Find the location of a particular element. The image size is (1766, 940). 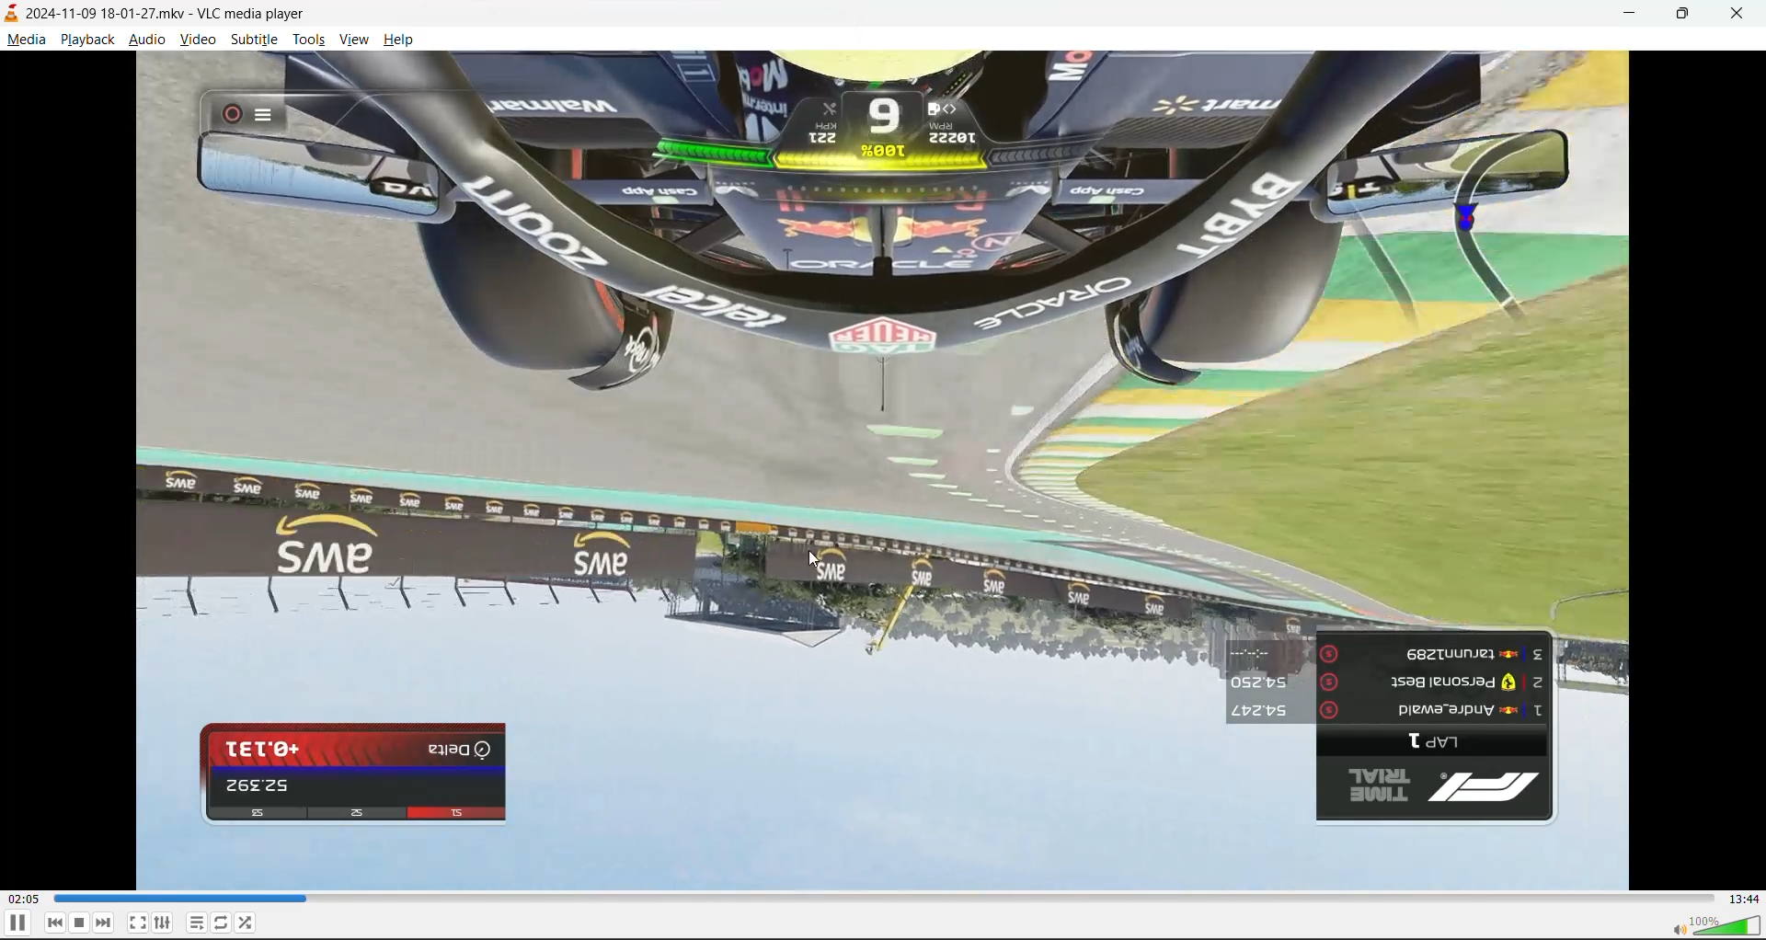

tools is located at coordinates (310, 43).